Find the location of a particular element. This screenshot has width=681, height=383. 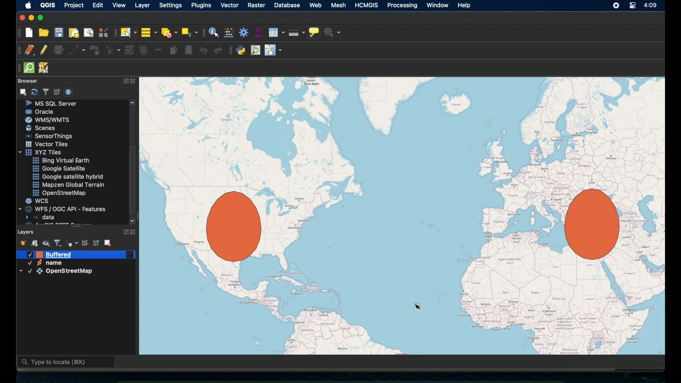

layers is located at coordinates (26, 231).